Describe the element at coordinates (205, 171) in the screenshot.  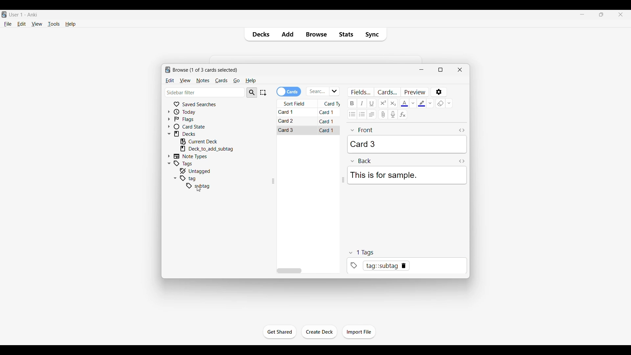
I see `Click to go to untagged` at that location.